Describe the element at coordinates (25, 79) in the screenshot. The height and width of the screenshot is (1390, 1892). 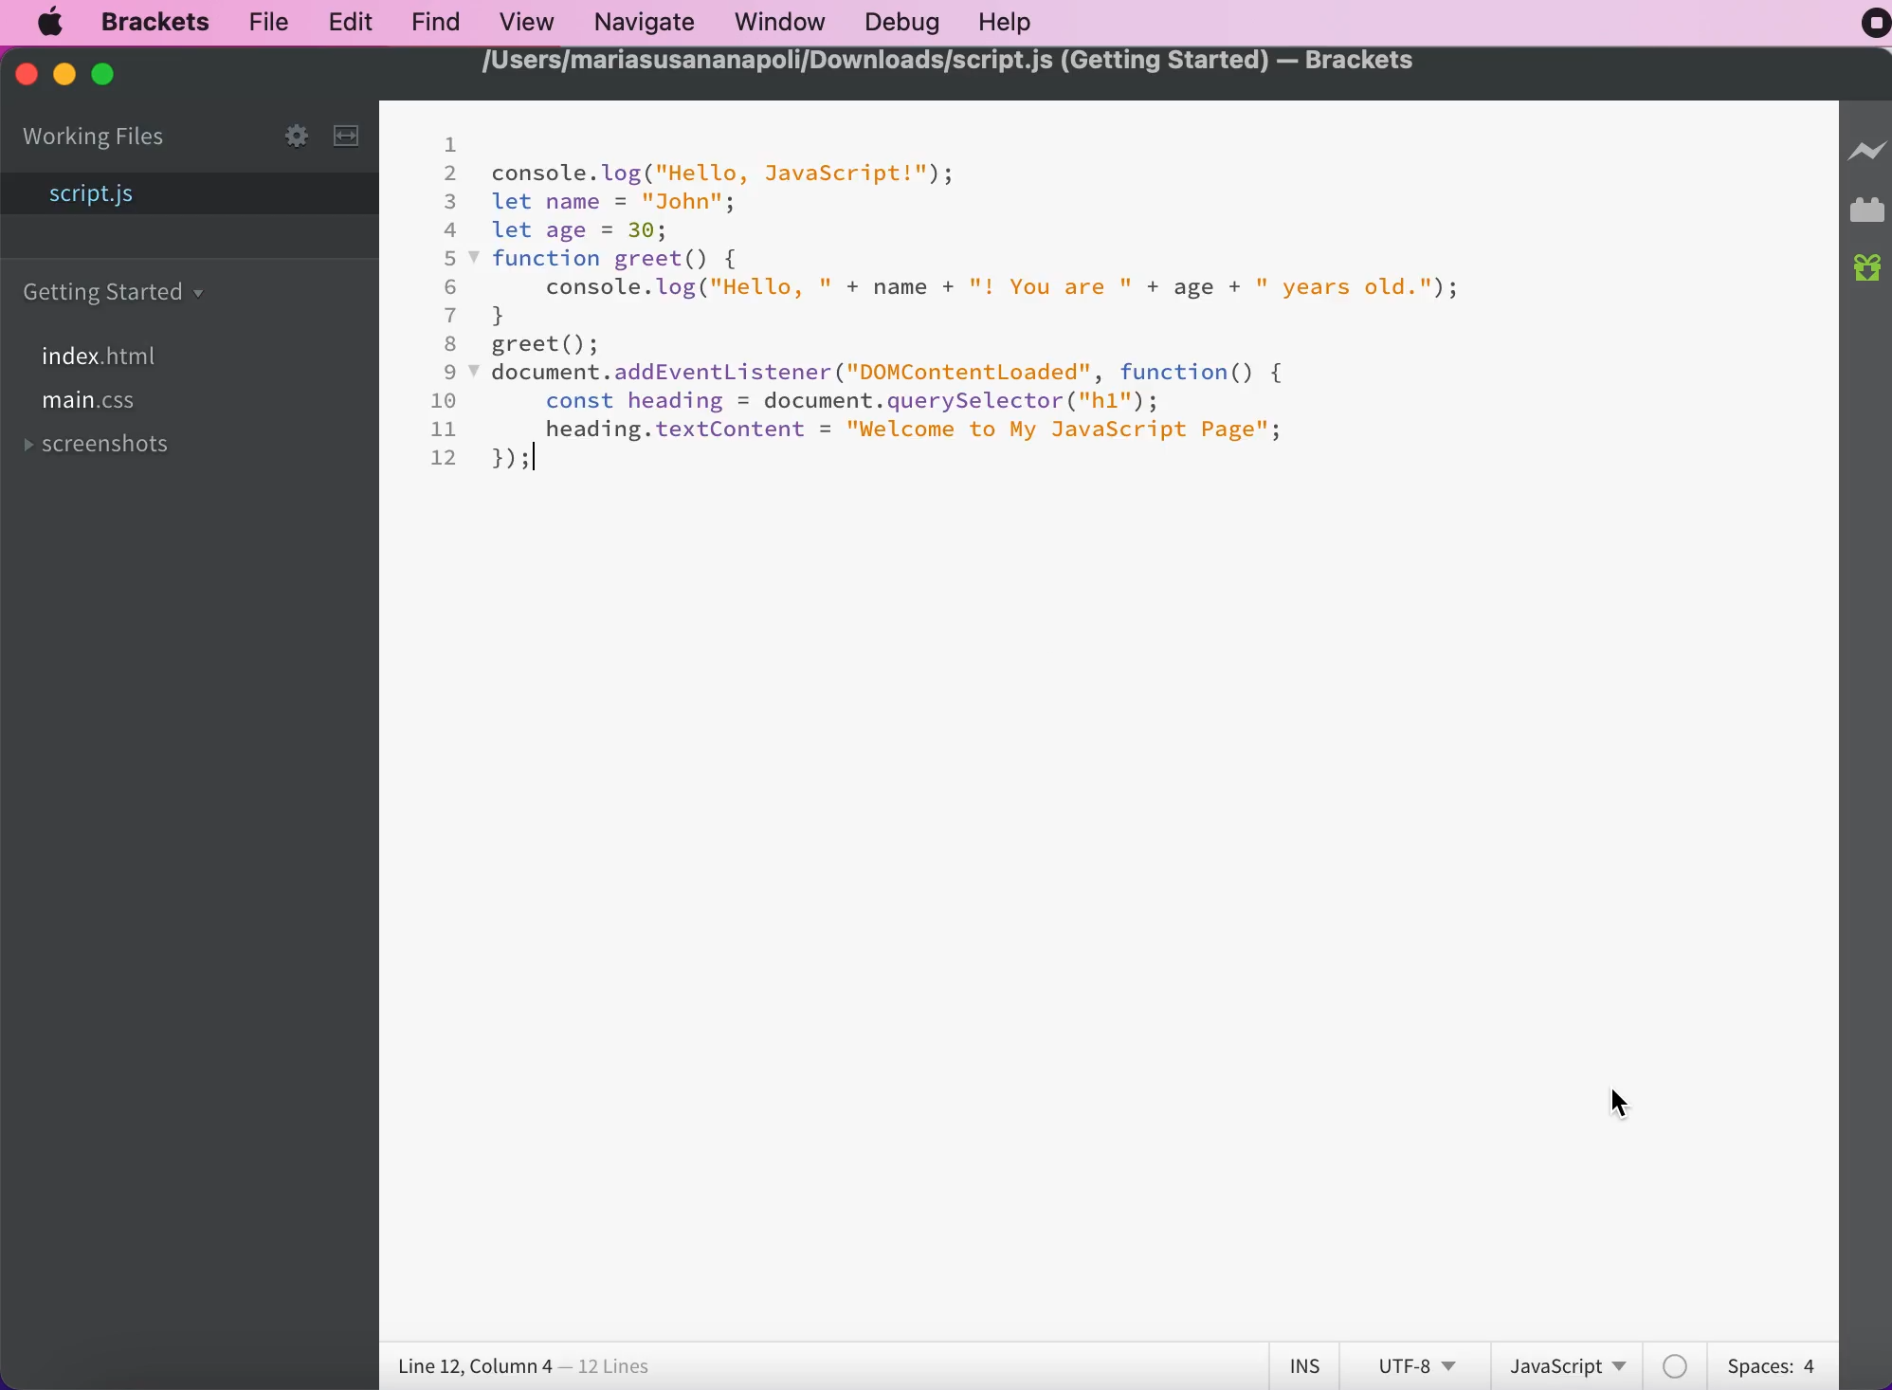
I see `close` at that location.